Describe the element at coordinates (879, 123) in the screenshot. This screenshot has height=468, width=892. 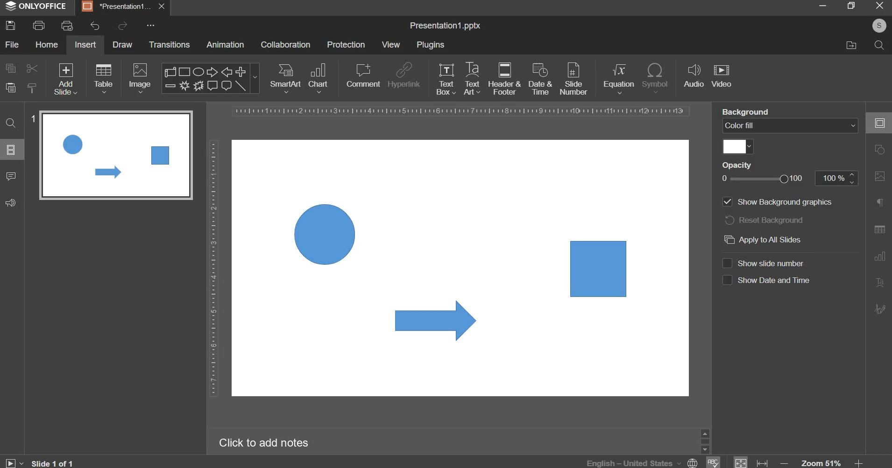
I see `slide setting` at that location.